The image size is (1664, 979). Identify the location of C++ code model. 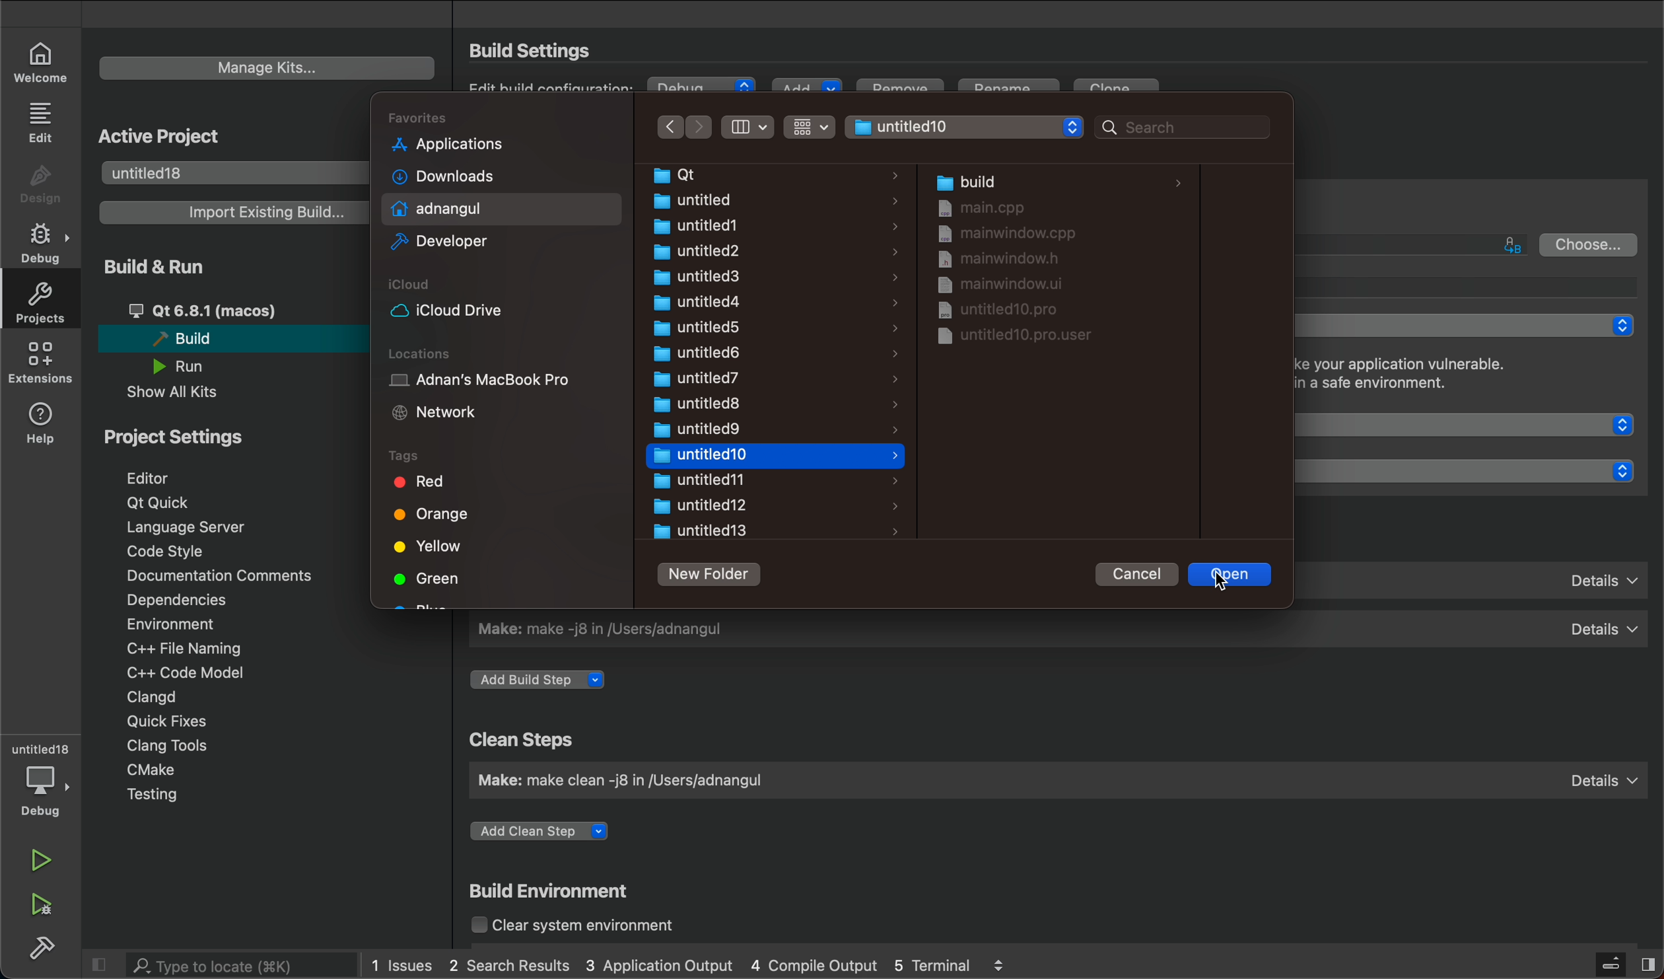
(207, 671).